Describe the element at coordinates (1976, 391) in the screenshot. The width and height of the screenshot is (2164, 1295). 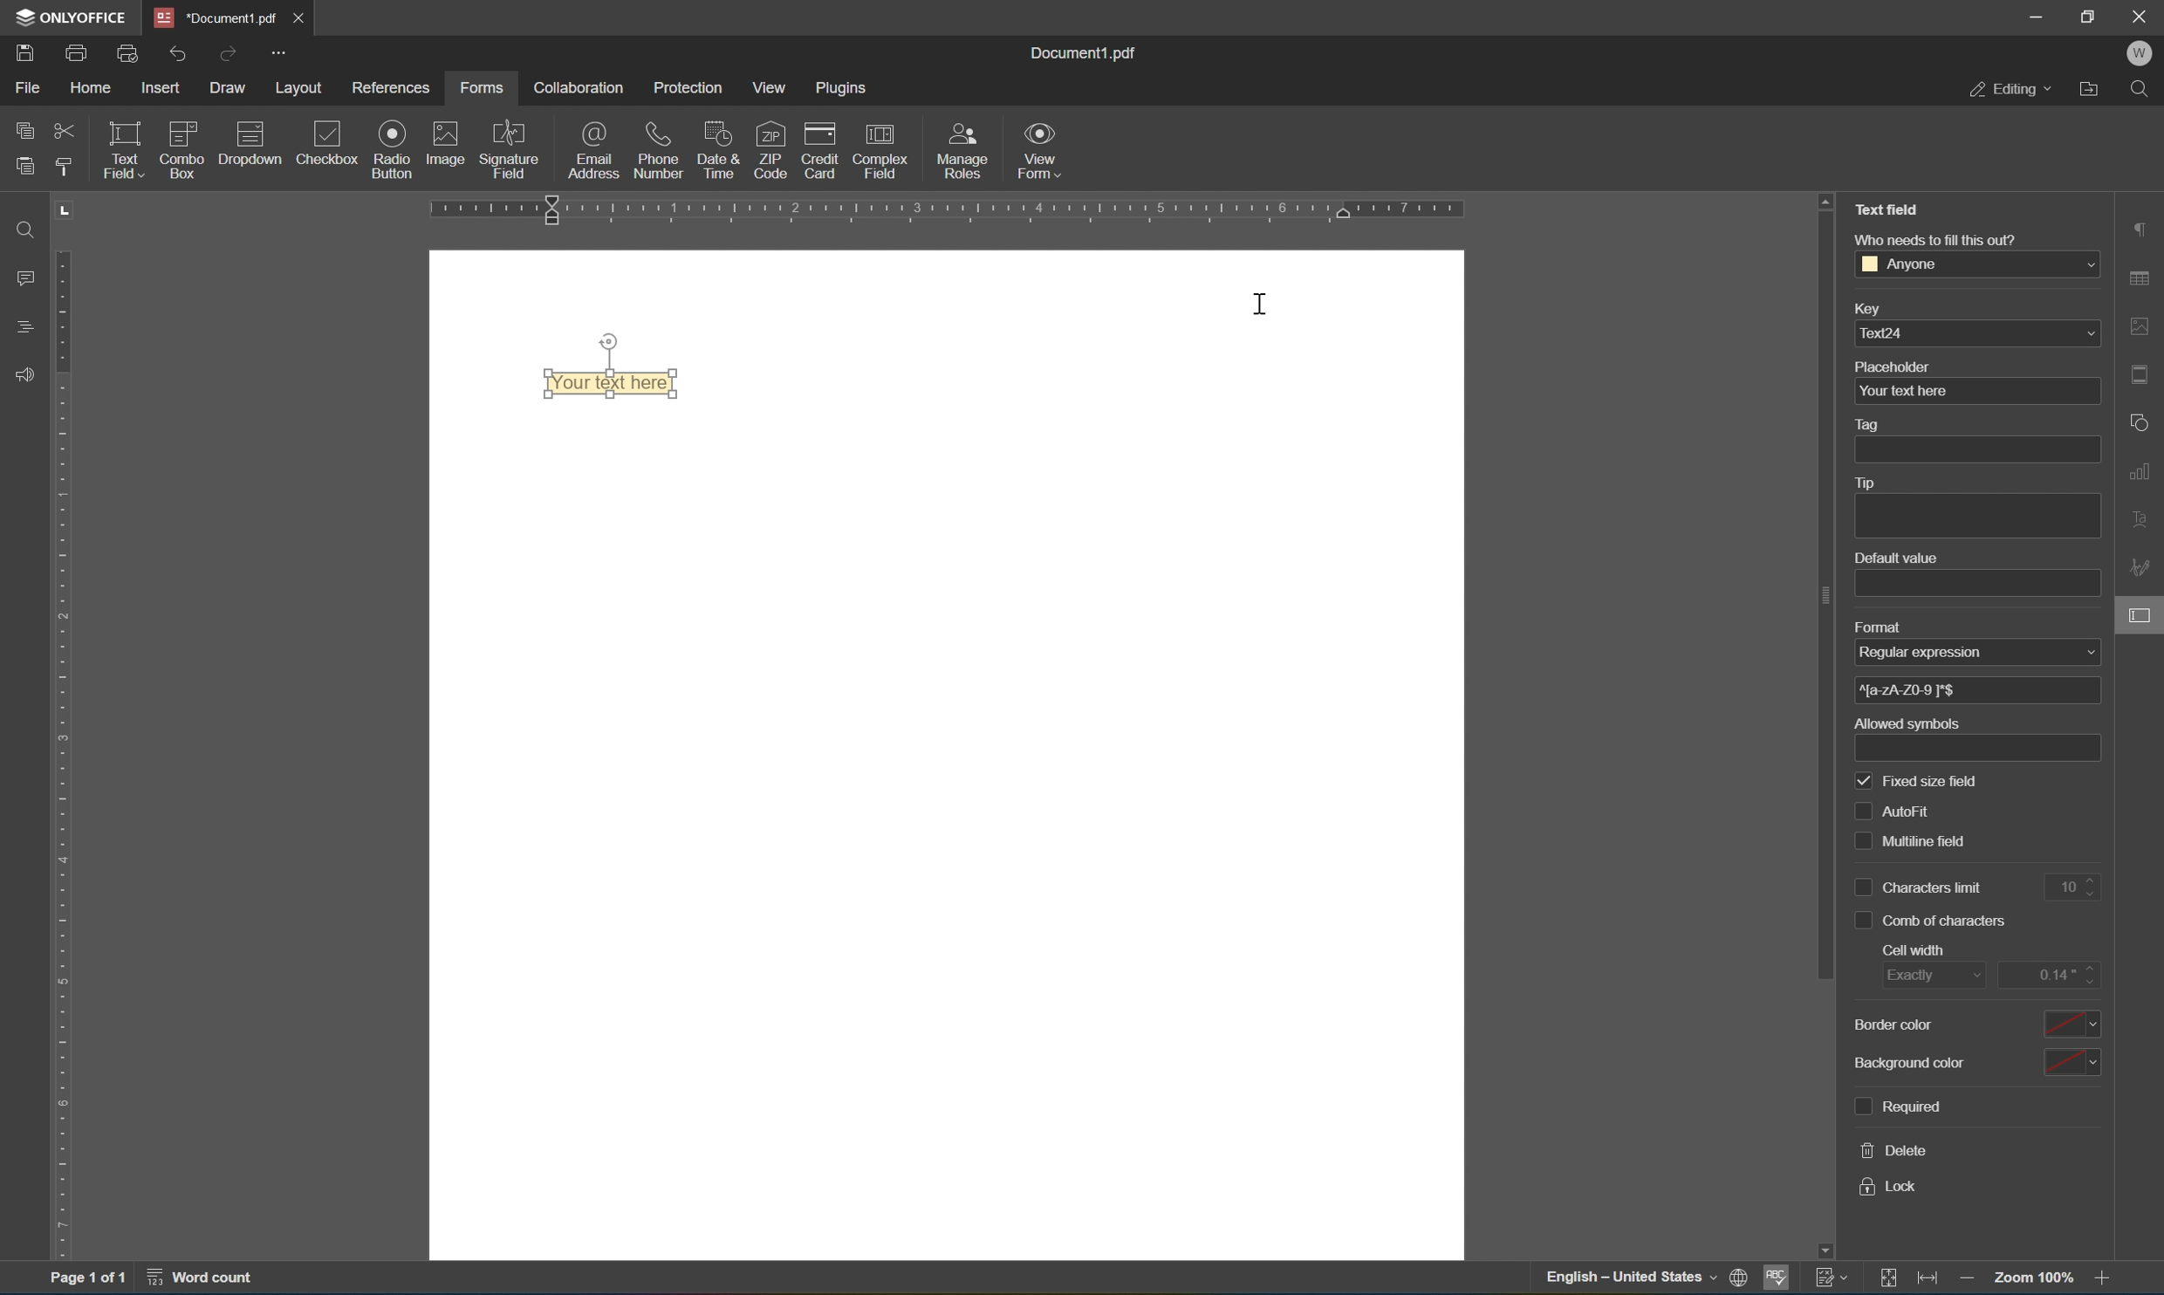
I see `your text here` at that location.